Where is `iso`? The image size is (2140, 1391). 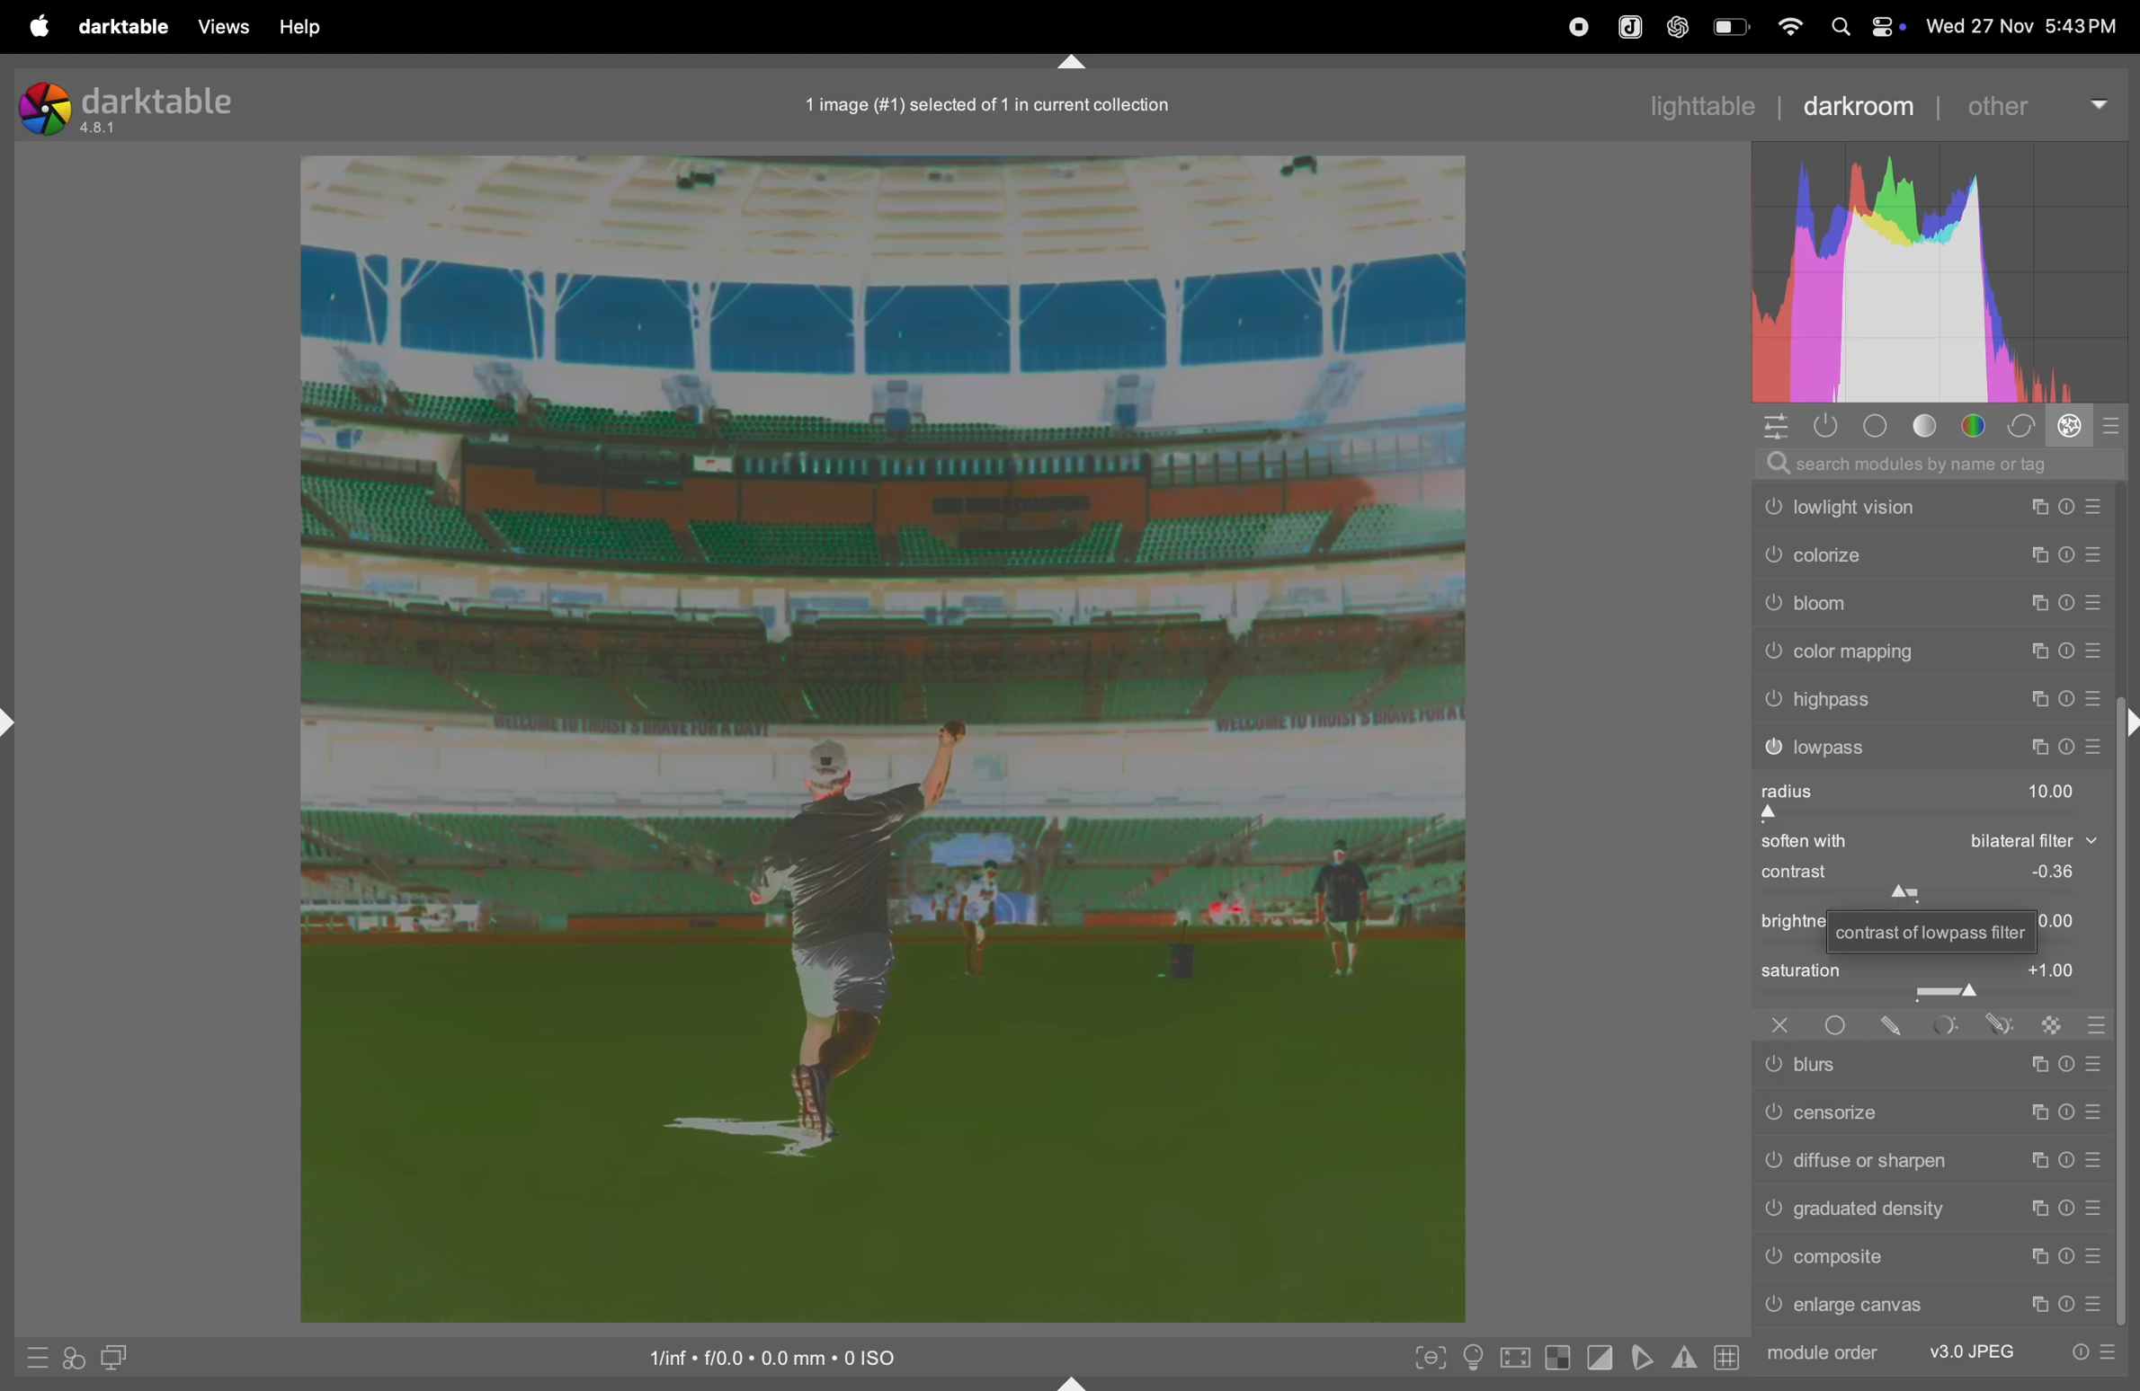
iso is located at coordinates (792, 1354).